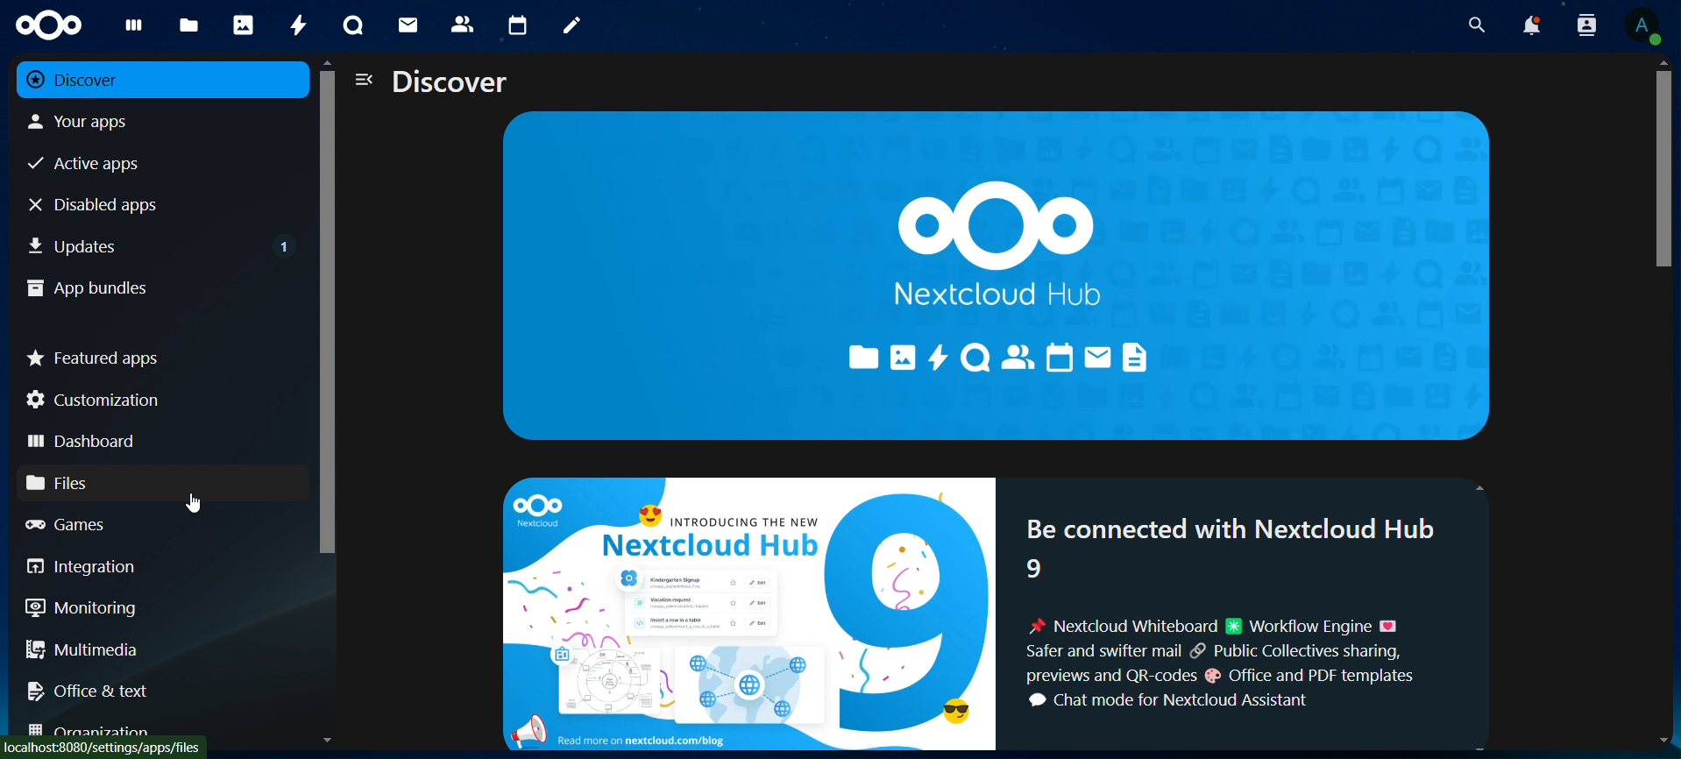  I want to click on activity, so click(295, 25).